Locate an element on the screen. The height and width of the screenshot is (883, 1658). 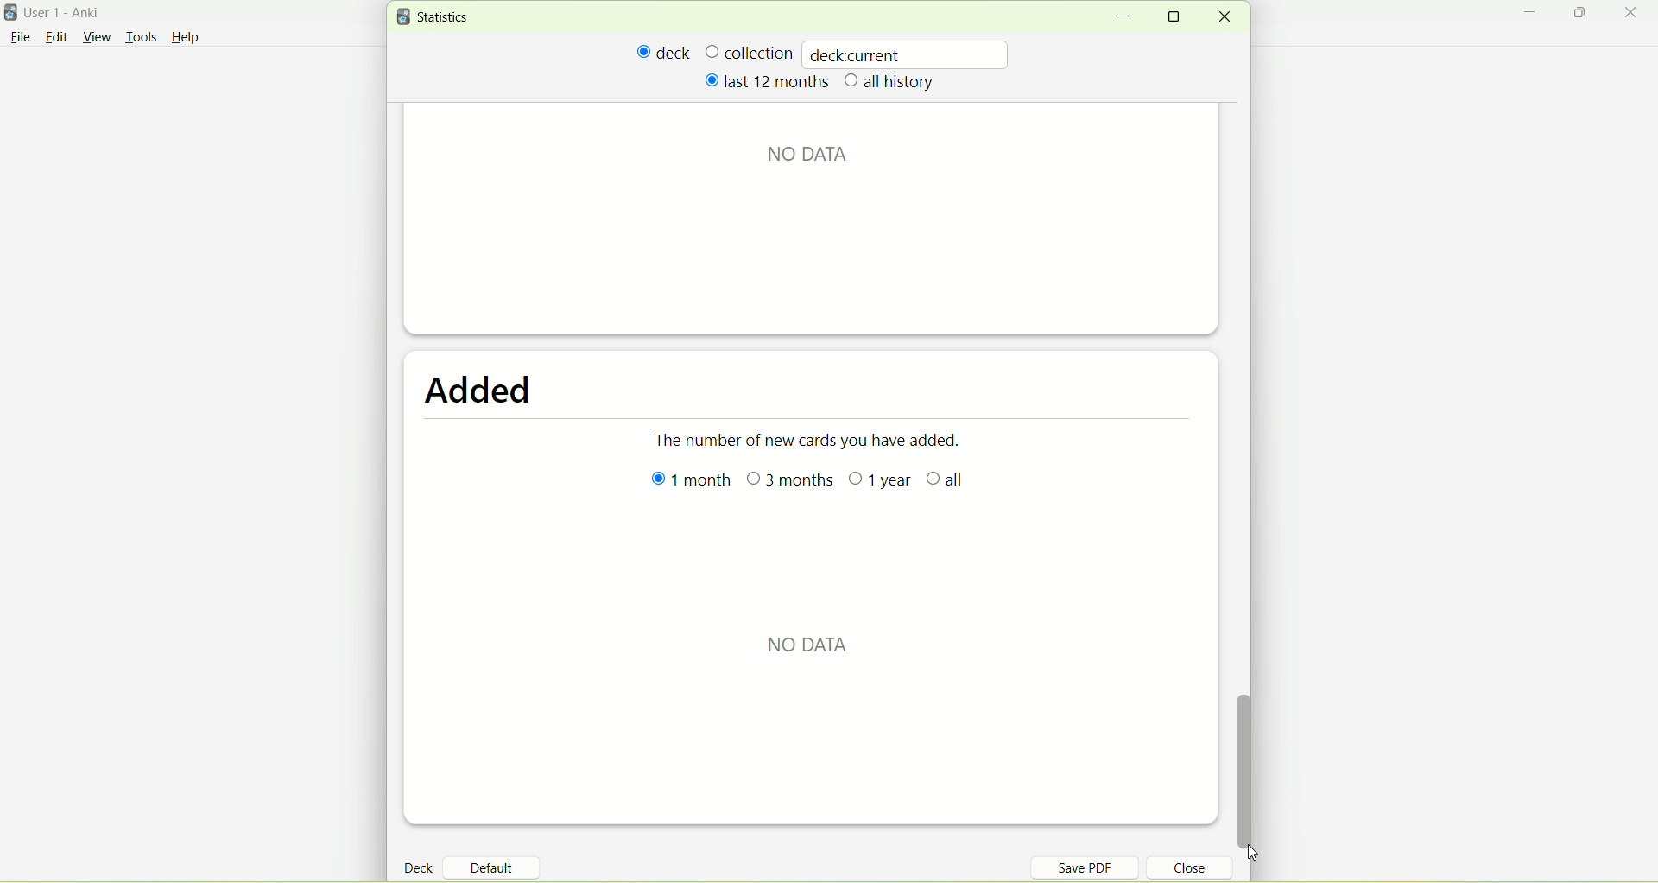
close is located at coordinates (1634, 14).